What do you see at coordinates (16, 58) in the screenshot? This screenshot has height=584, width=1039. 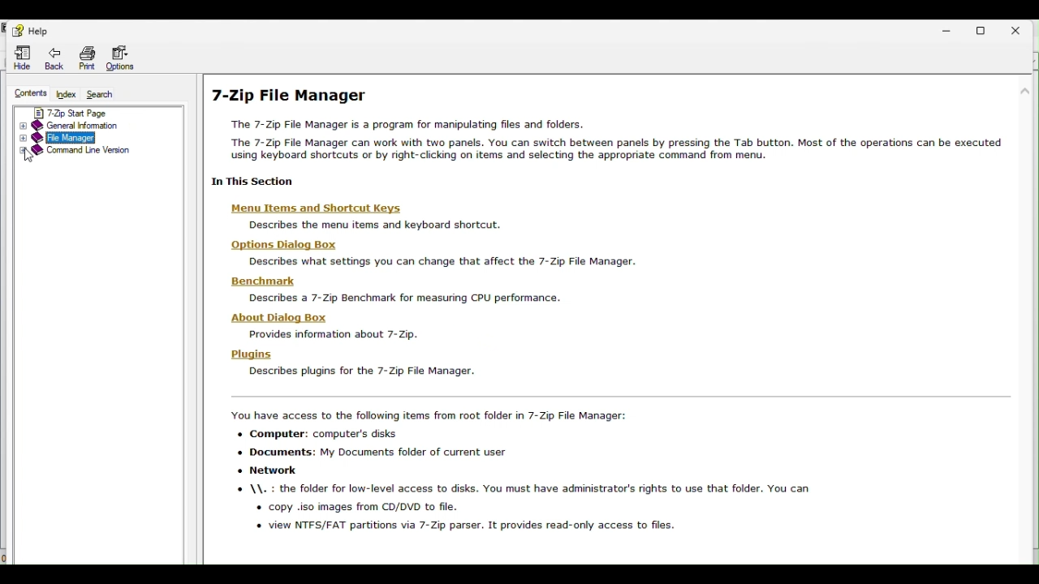 I see `Hide` at bounding box center [16, 58].